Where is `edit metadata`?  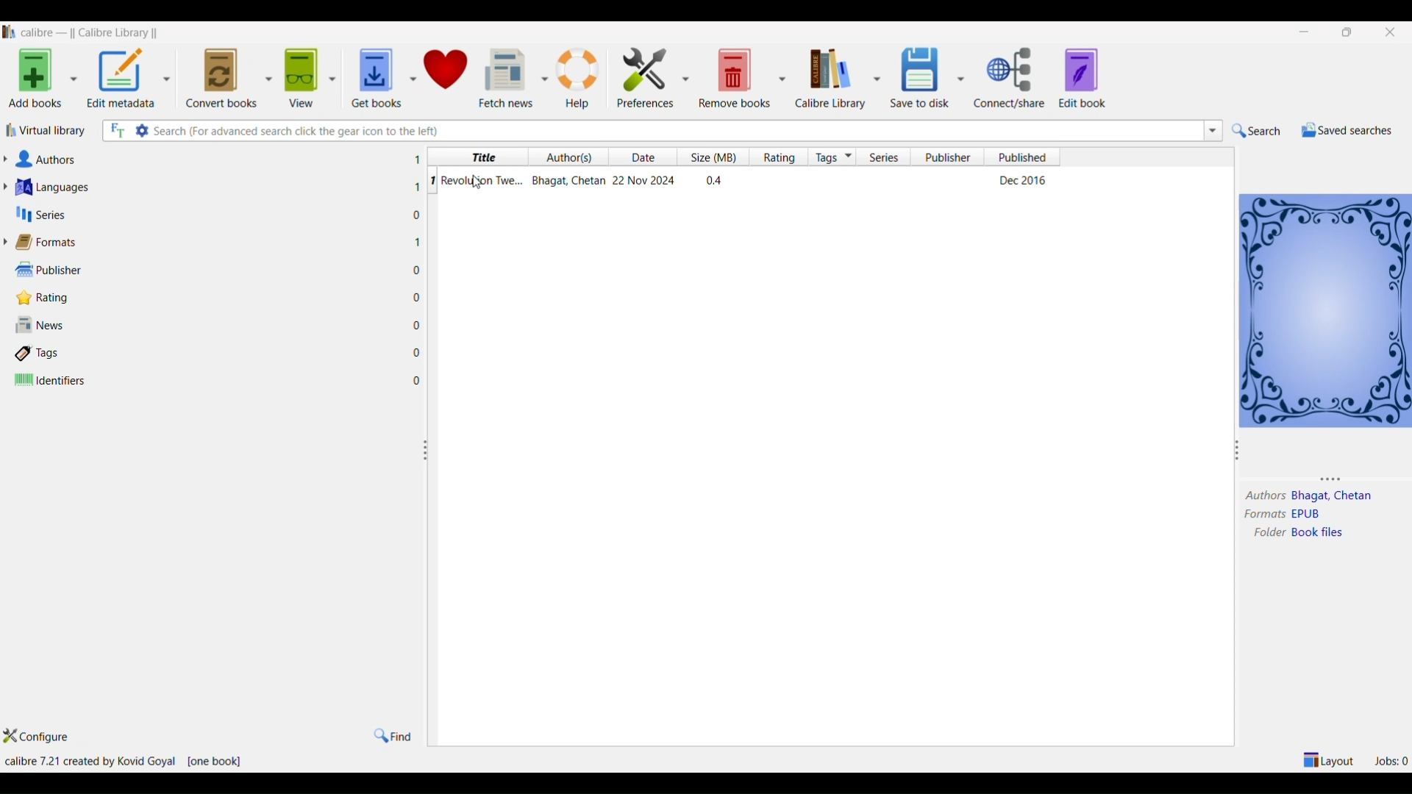 edit metadata is located at coordinates (121, 79).